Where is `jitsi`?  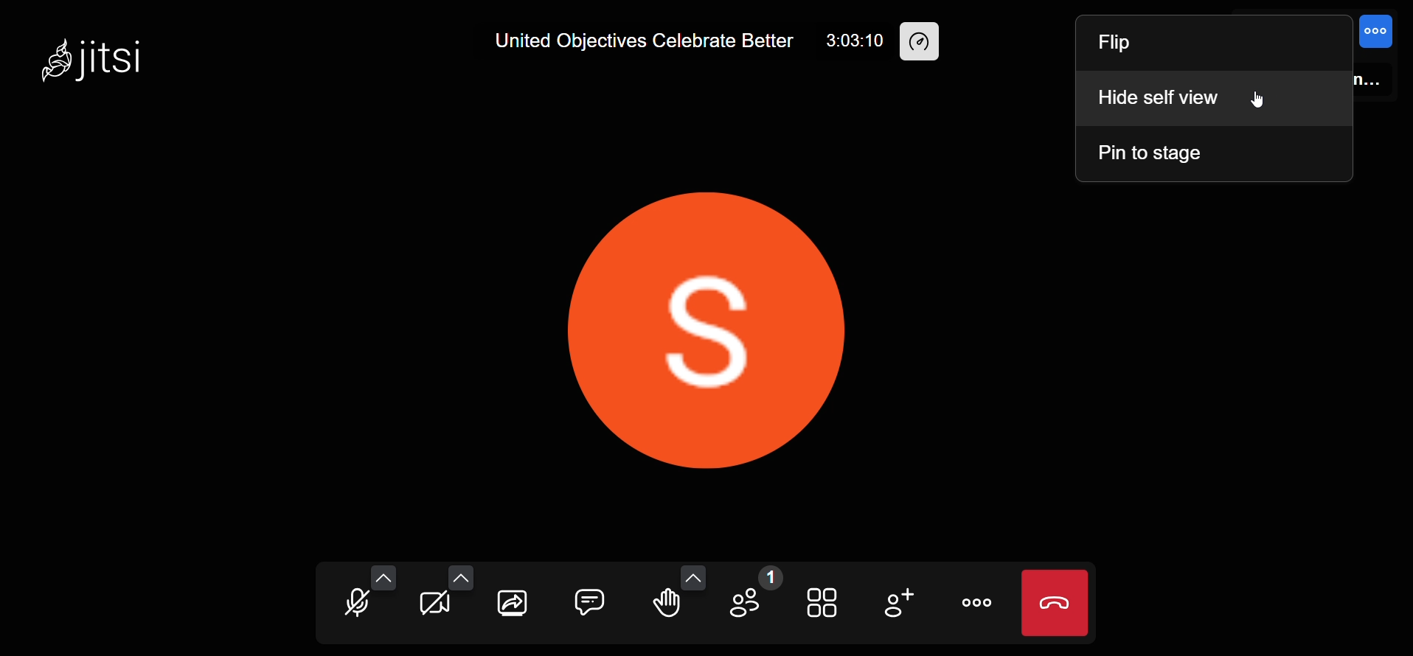 jitsi is located at coordinates (93, 59).